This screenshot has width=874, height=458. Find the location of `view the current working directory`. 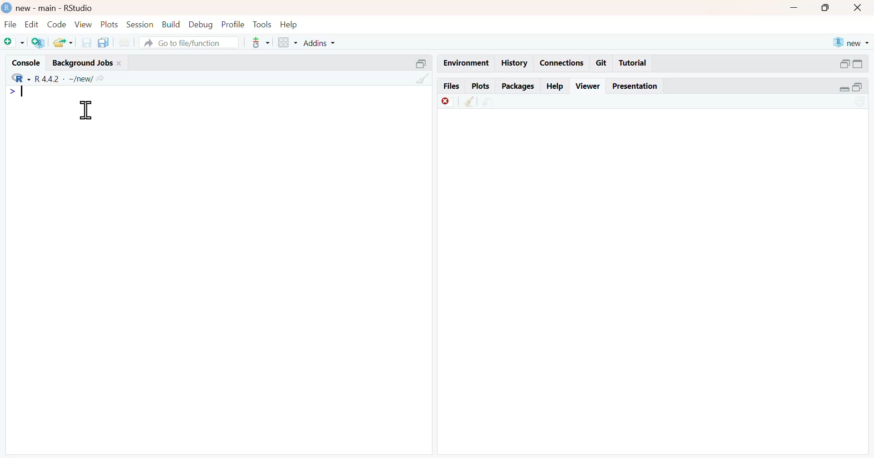

view the current working directory is located at coordinates (103, 78).